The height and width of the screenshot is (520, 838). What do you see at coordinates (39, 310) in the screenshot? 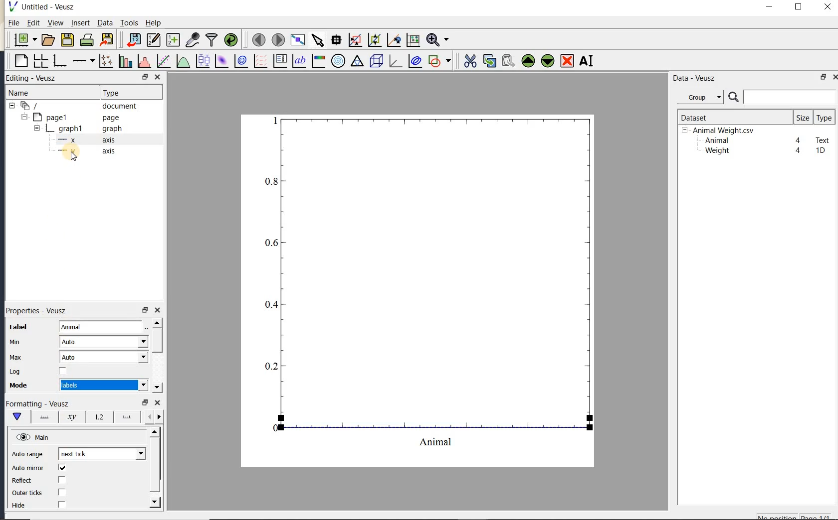
I see `Properties - Veusz` at bounding box center [39, 310].